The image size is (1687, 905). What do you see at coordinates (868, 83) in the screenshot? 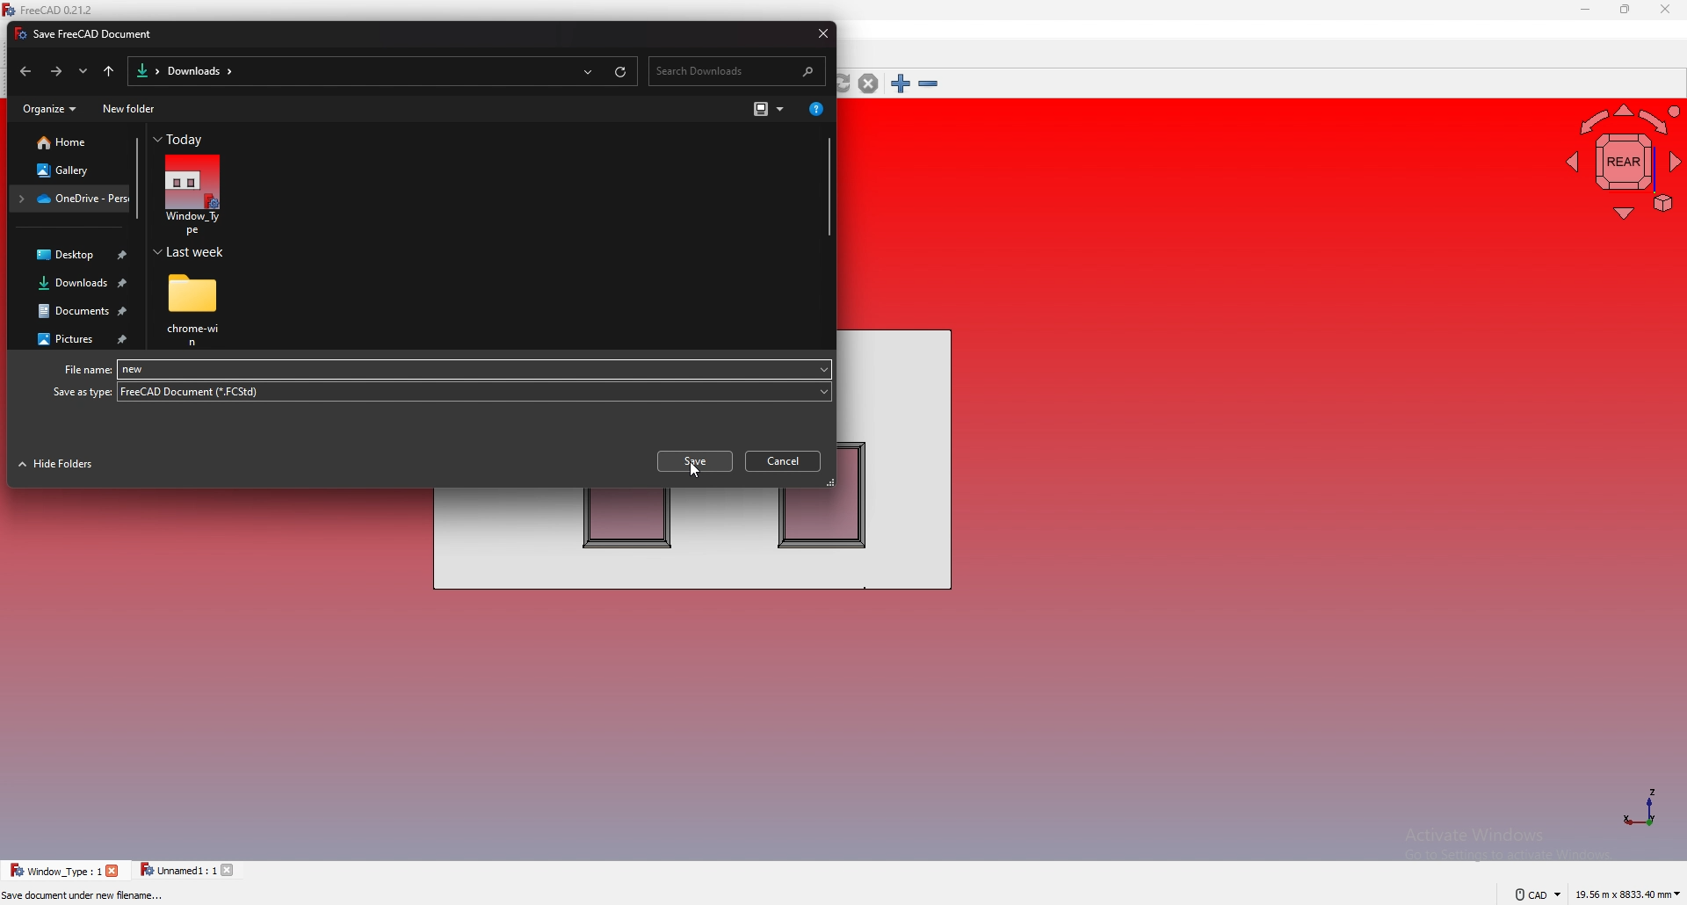
I see `stop loading` at bounding box center [868, 83].